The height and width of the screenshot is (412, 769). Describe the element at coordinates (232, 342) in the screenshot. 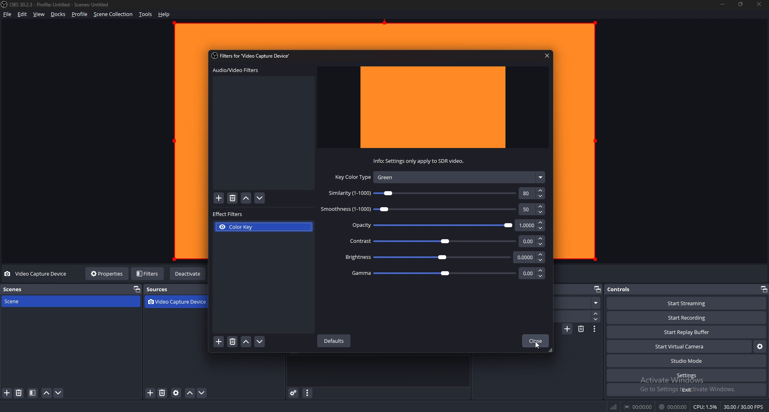

I see `remove filter` at that location.